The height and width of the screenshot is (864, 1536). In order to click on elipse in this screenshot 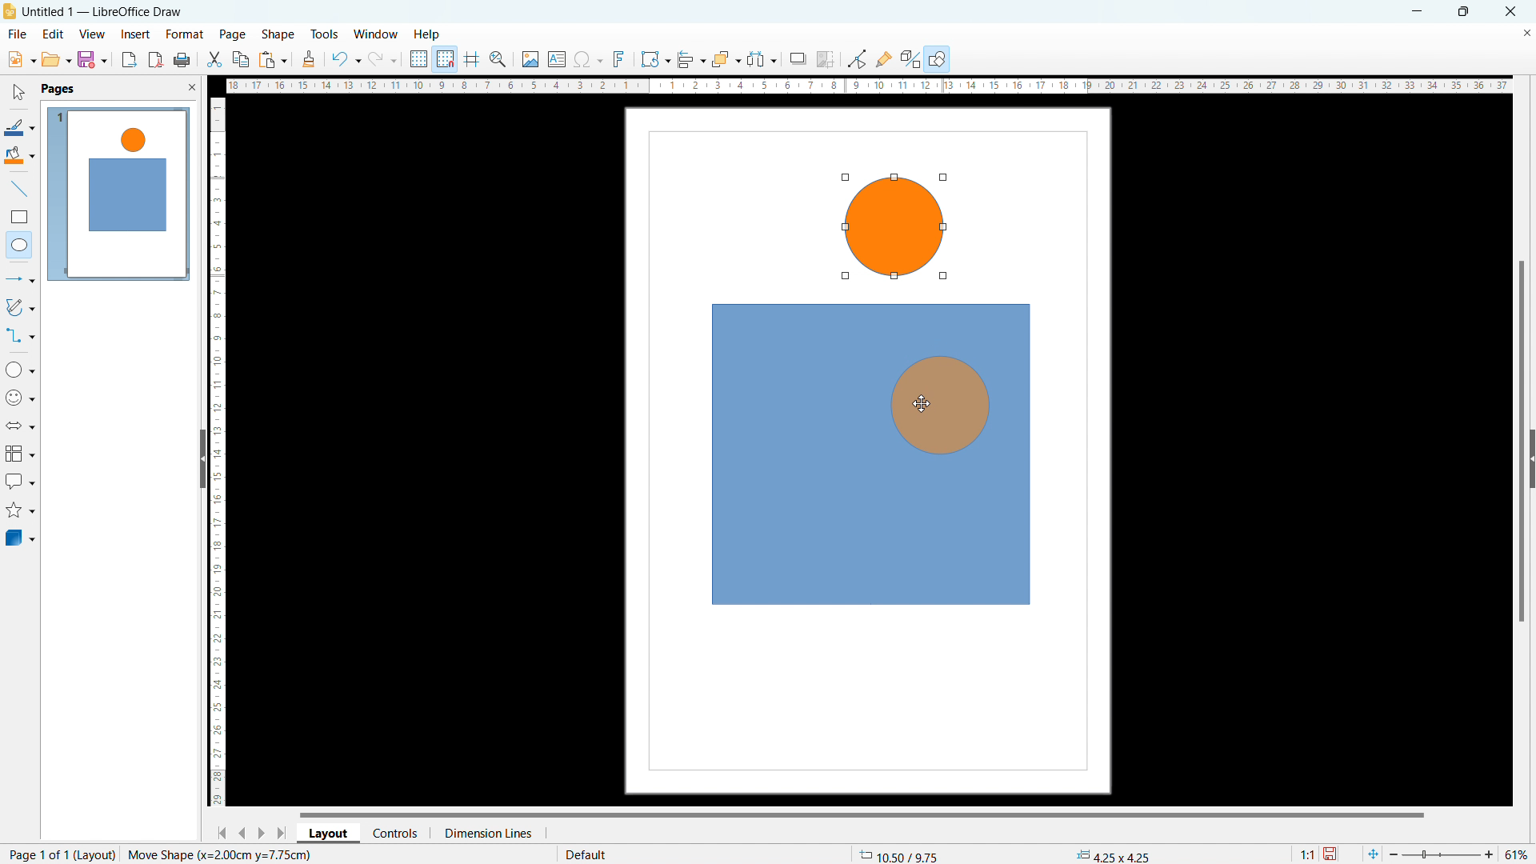, I will do `click(19, 244)`.